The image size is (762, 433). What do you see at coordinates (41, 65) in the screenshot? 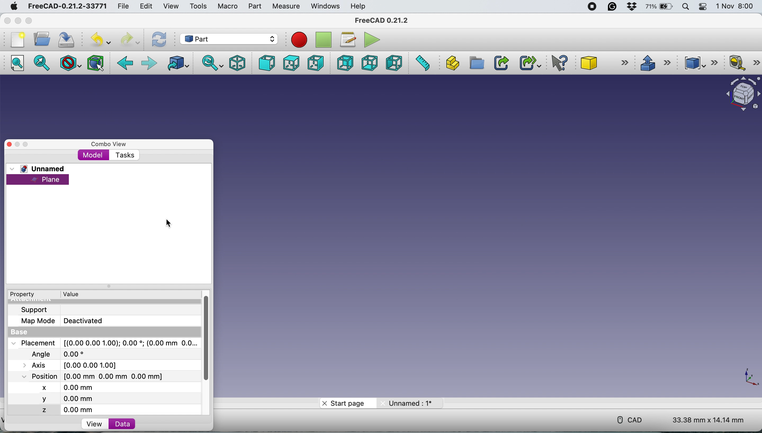
I see `fit selection` at bounding box center [41, 65].